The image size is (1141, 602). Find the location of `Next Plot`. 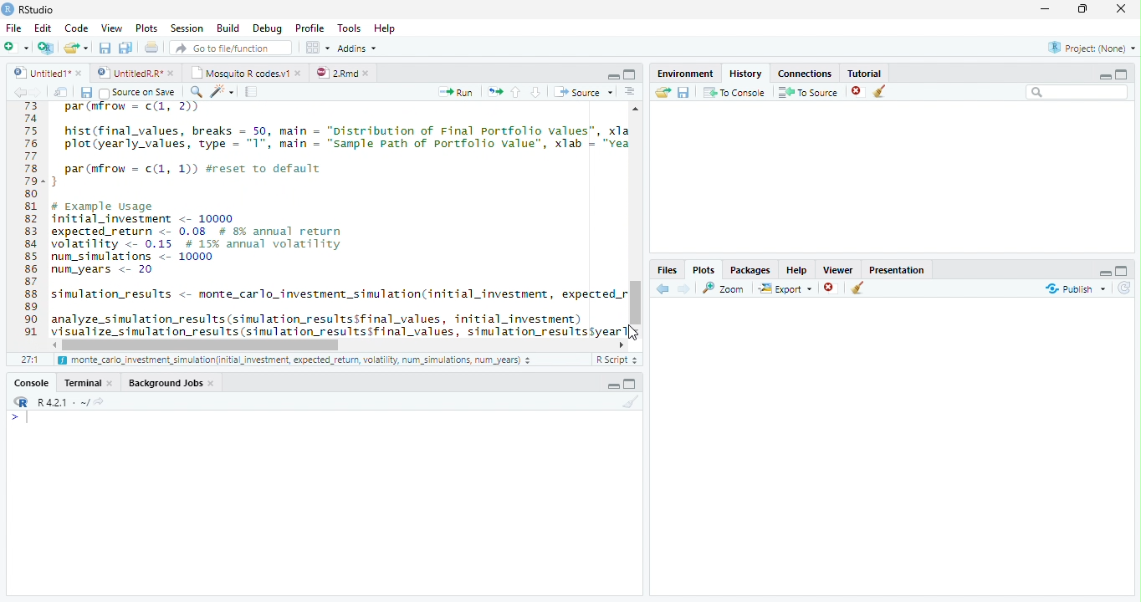

Next Plot is located at coordinates (684, 288).